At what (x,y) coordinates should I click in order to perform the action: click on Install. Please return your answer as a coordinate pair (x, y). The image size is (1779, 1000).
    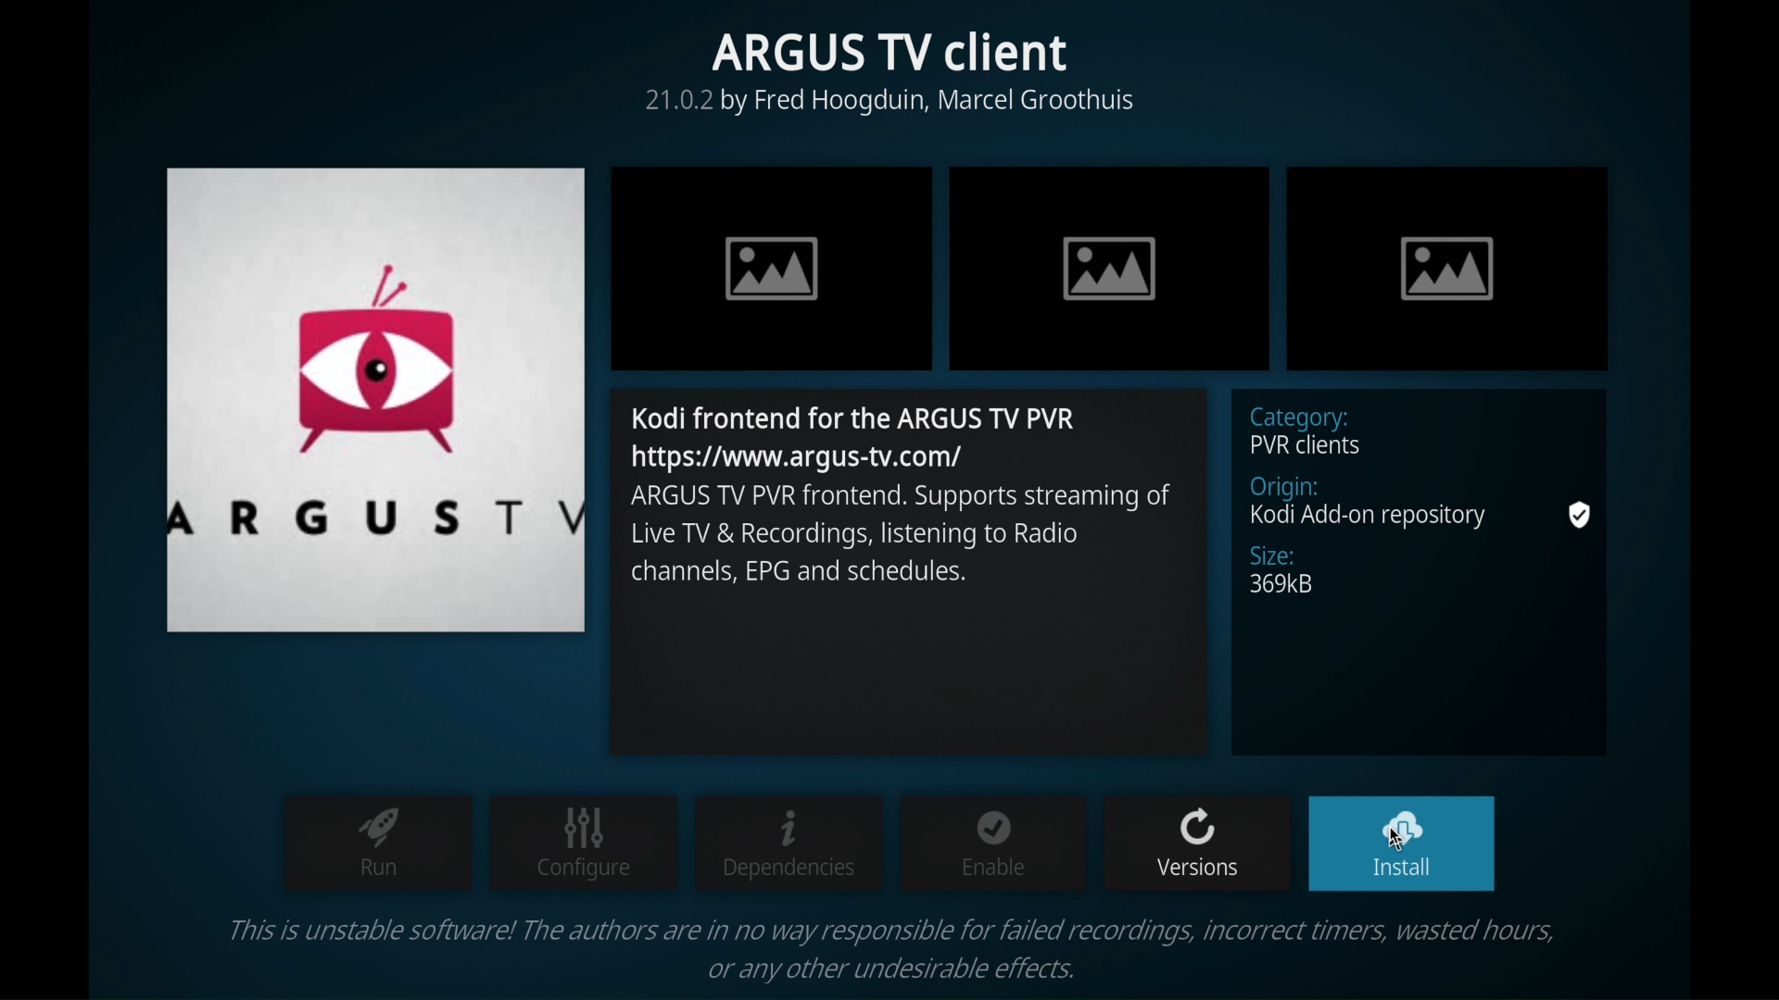
    Looking at the image, I should click on (1404, 844).